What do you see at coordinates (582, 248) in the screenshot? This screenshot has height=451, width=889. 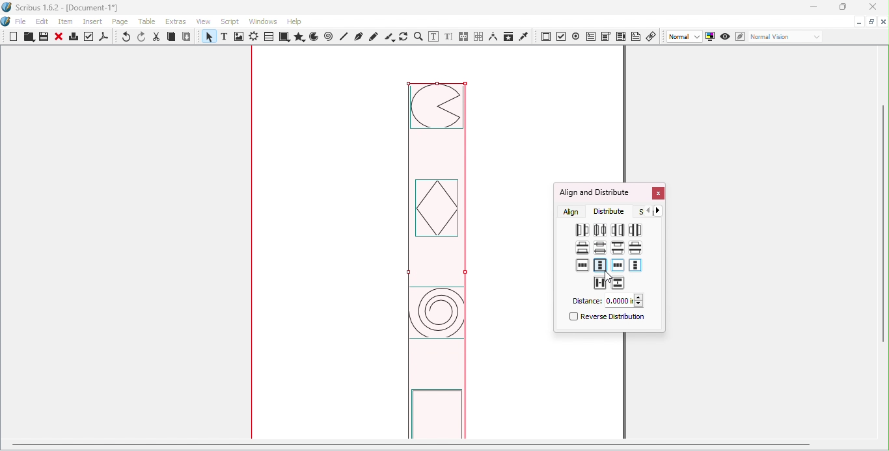 I see `Distribute bottoms equidistantly` at bounding box center [582, 248].